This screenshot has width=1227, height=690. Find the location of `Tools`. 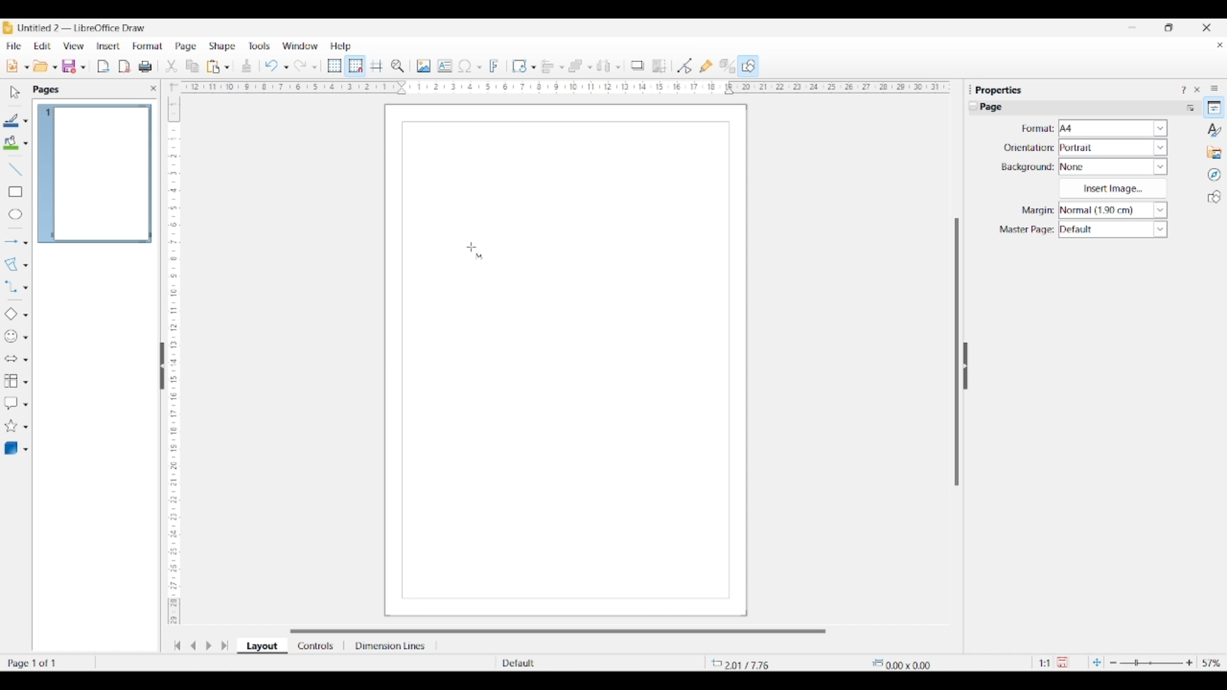

Tools is located at coordinates (259, 45).